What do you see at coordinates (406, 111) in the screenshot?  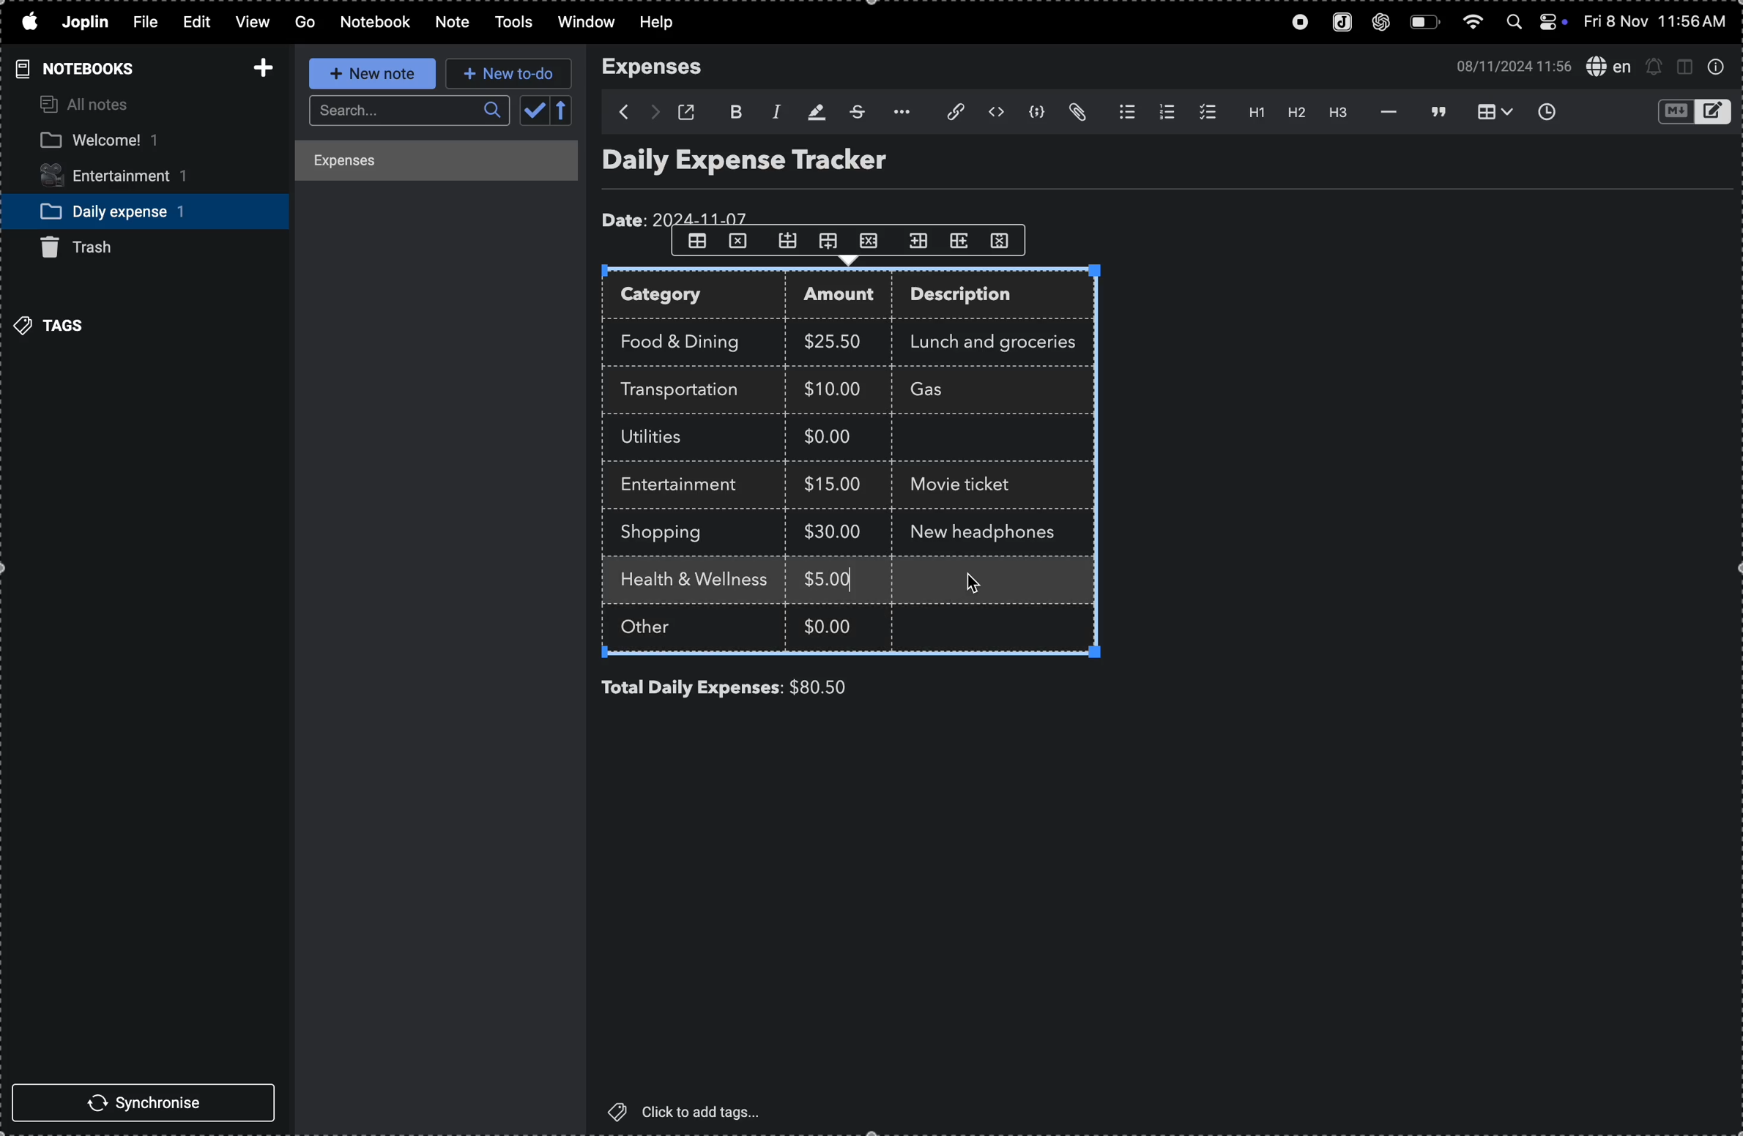 I see `search bar` at bounding box center [406, 111].